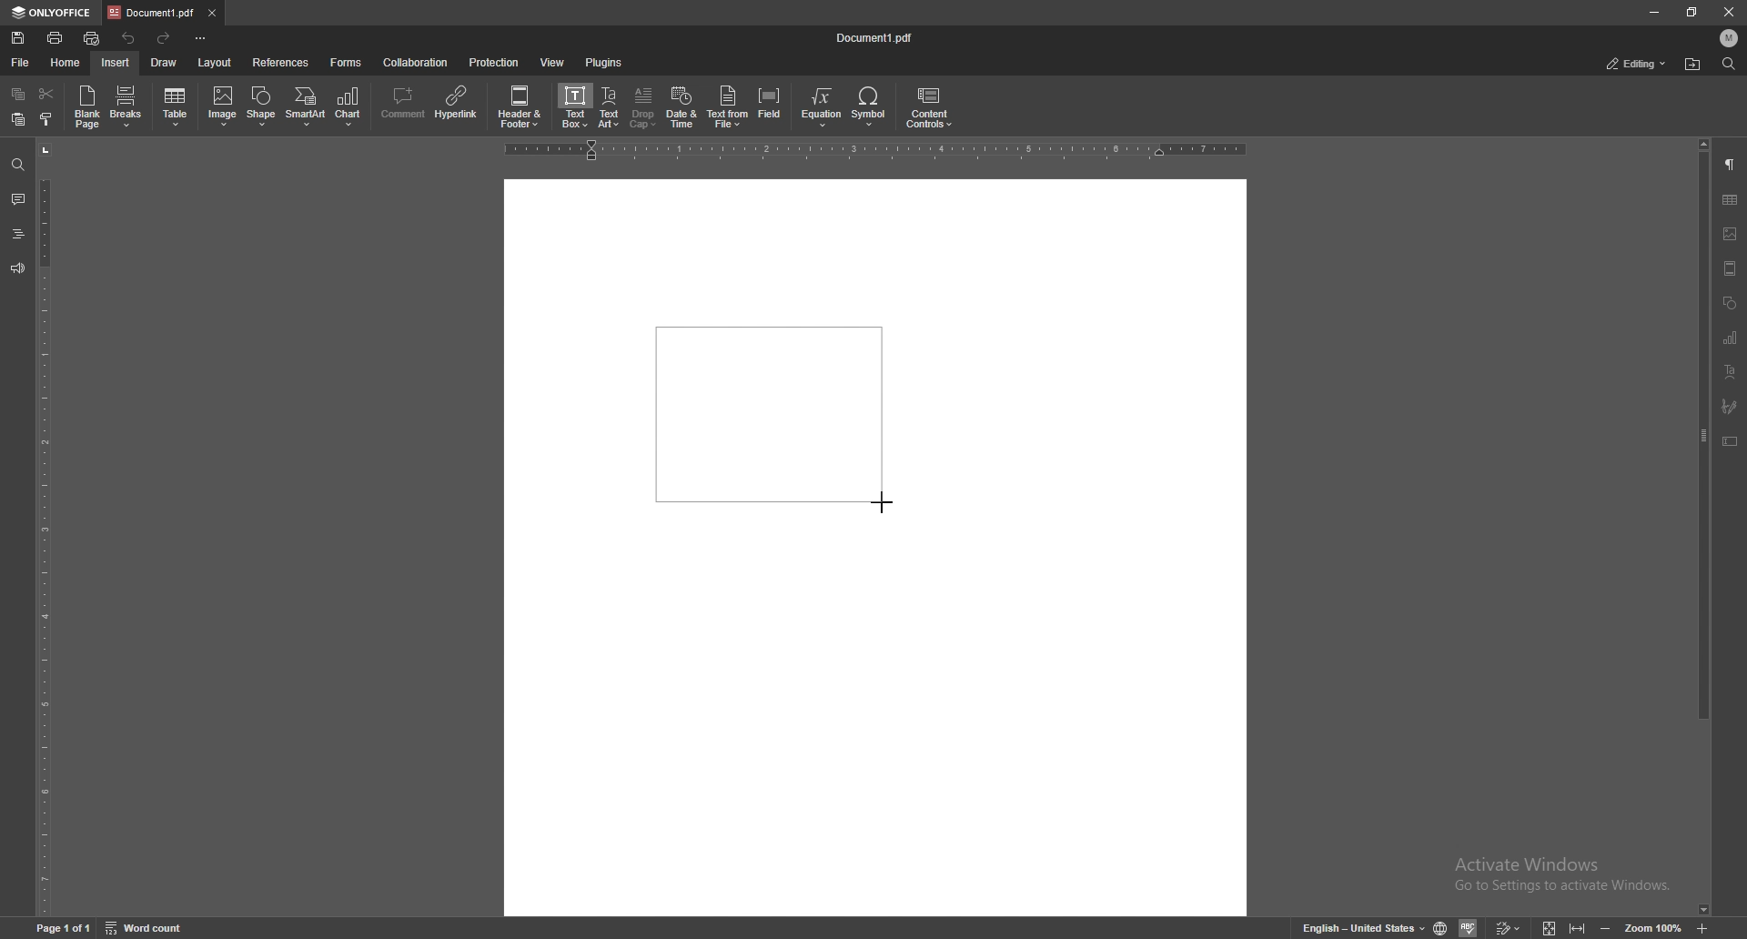  Describe the element at coordinates (1691, 13) in the screenshot. I see `resize` at that location.